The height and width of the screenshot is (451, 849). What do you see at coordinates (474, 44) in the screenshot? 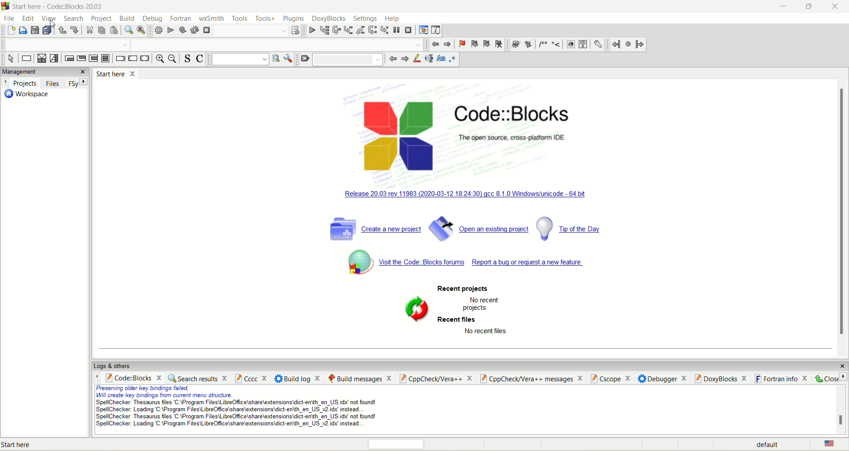
I see `prev bookmark` at bounding box center [474, 44].